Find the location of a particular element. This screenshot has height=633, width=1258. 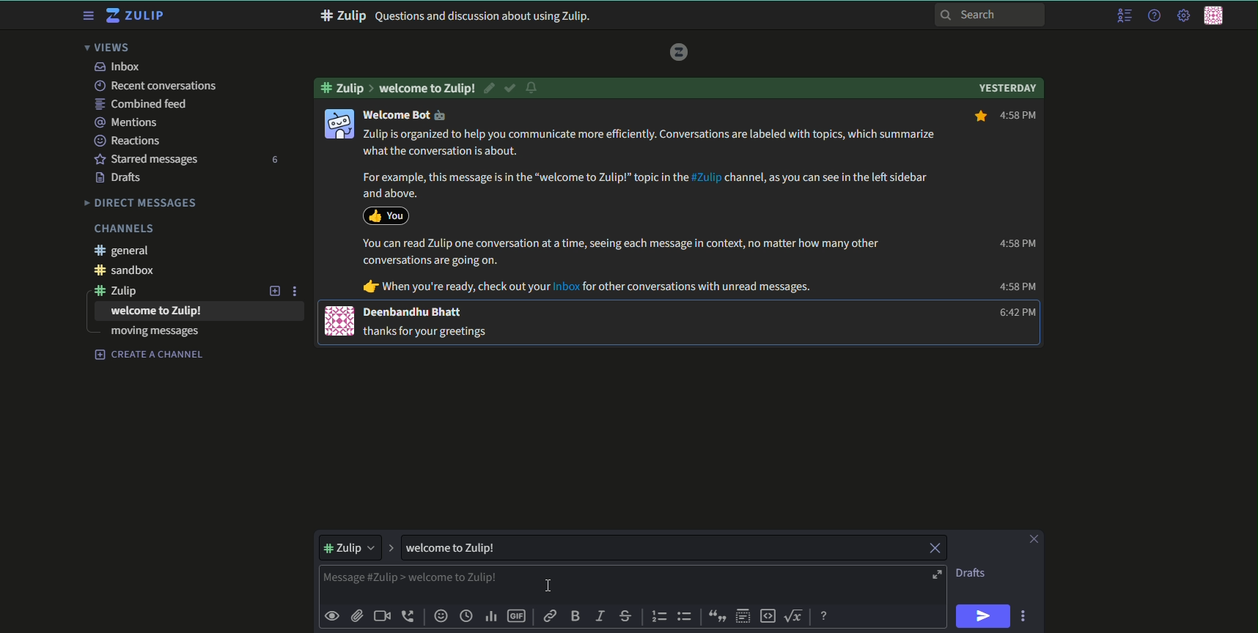

Reactions is located at coordinates (131, 140).